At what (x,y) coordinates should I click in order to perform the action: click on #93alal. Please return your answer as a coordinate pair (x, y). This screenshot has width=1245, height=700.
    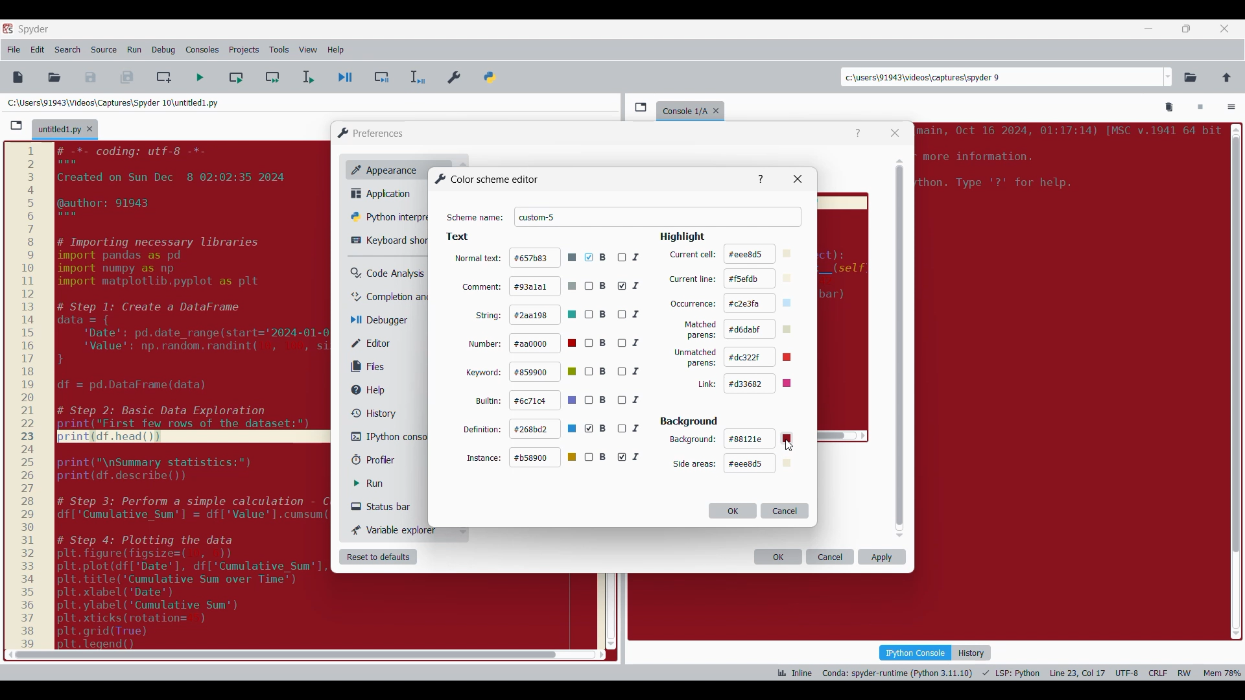
    Looking at the image, I should click on (542, 285).